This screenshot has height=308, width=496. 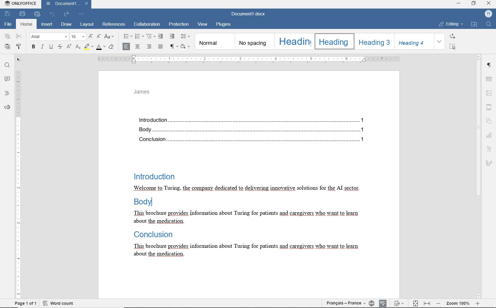 What do you see at coordinates (427, 303) in the screenshot?
I see `FIT TO WIDTH` at bounding box center [427, 303].